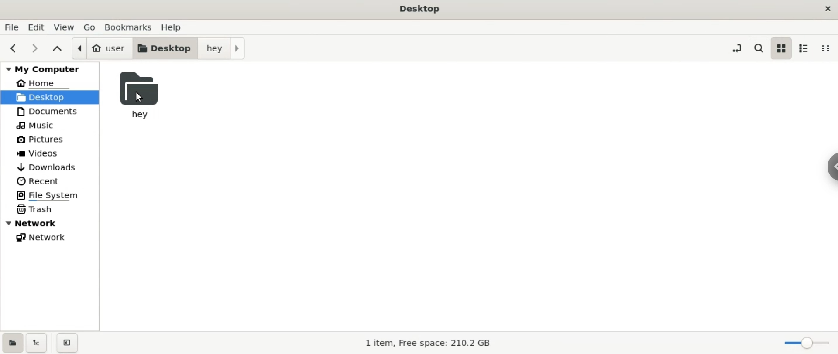 The height and width of the screenshot is (354, 838). What do you see at coordinates (164, 48) in the screenshot?
I see `desktop` at bounding box center [164, 48].